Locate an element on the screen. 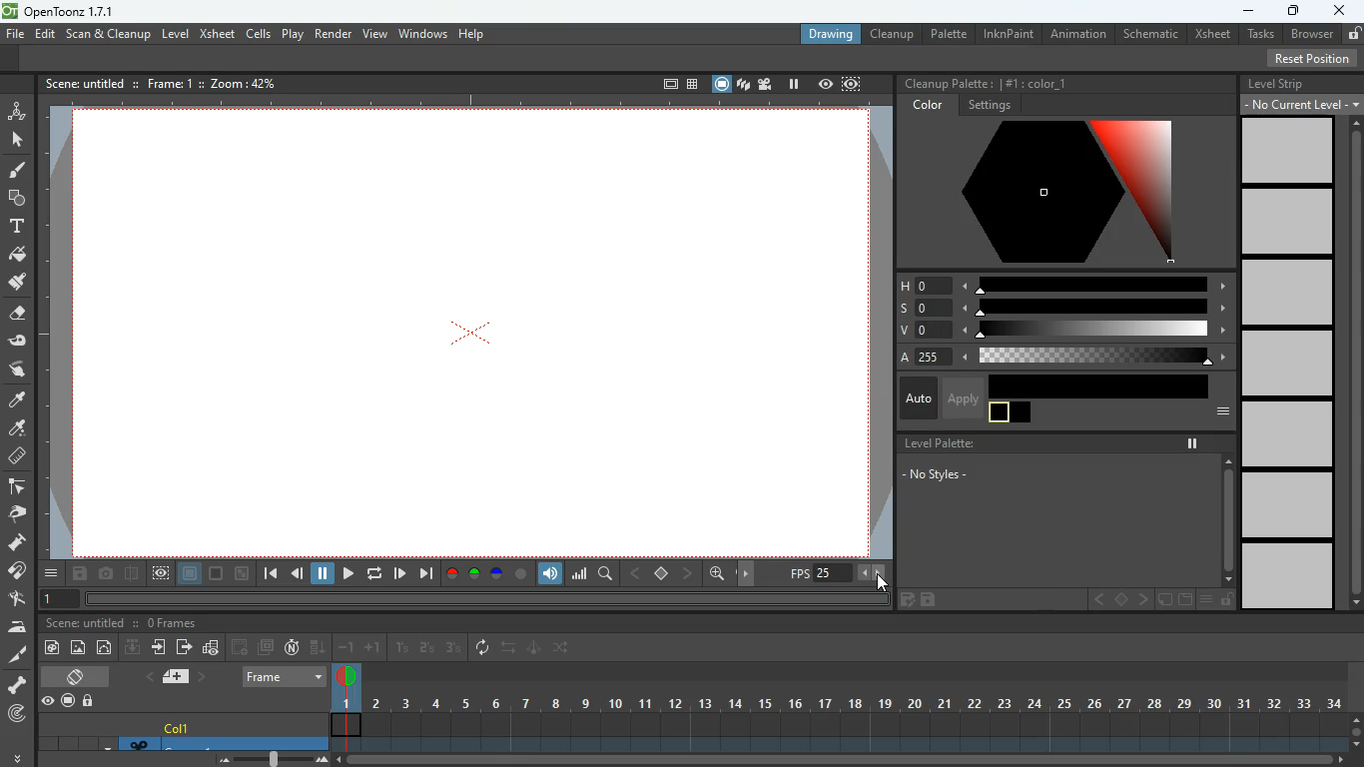  erase is located at coordinates (19, 314).